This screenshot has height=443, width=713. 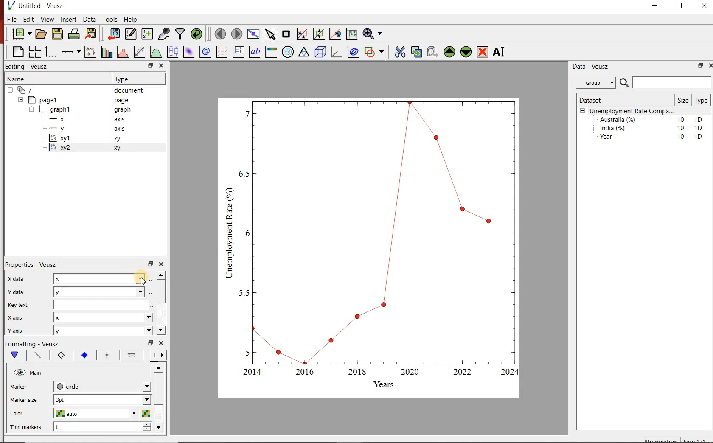 What do you see at coordinates (288, 52) in the screenshot?
I see `polar graph` at bounding box center [288, 52].